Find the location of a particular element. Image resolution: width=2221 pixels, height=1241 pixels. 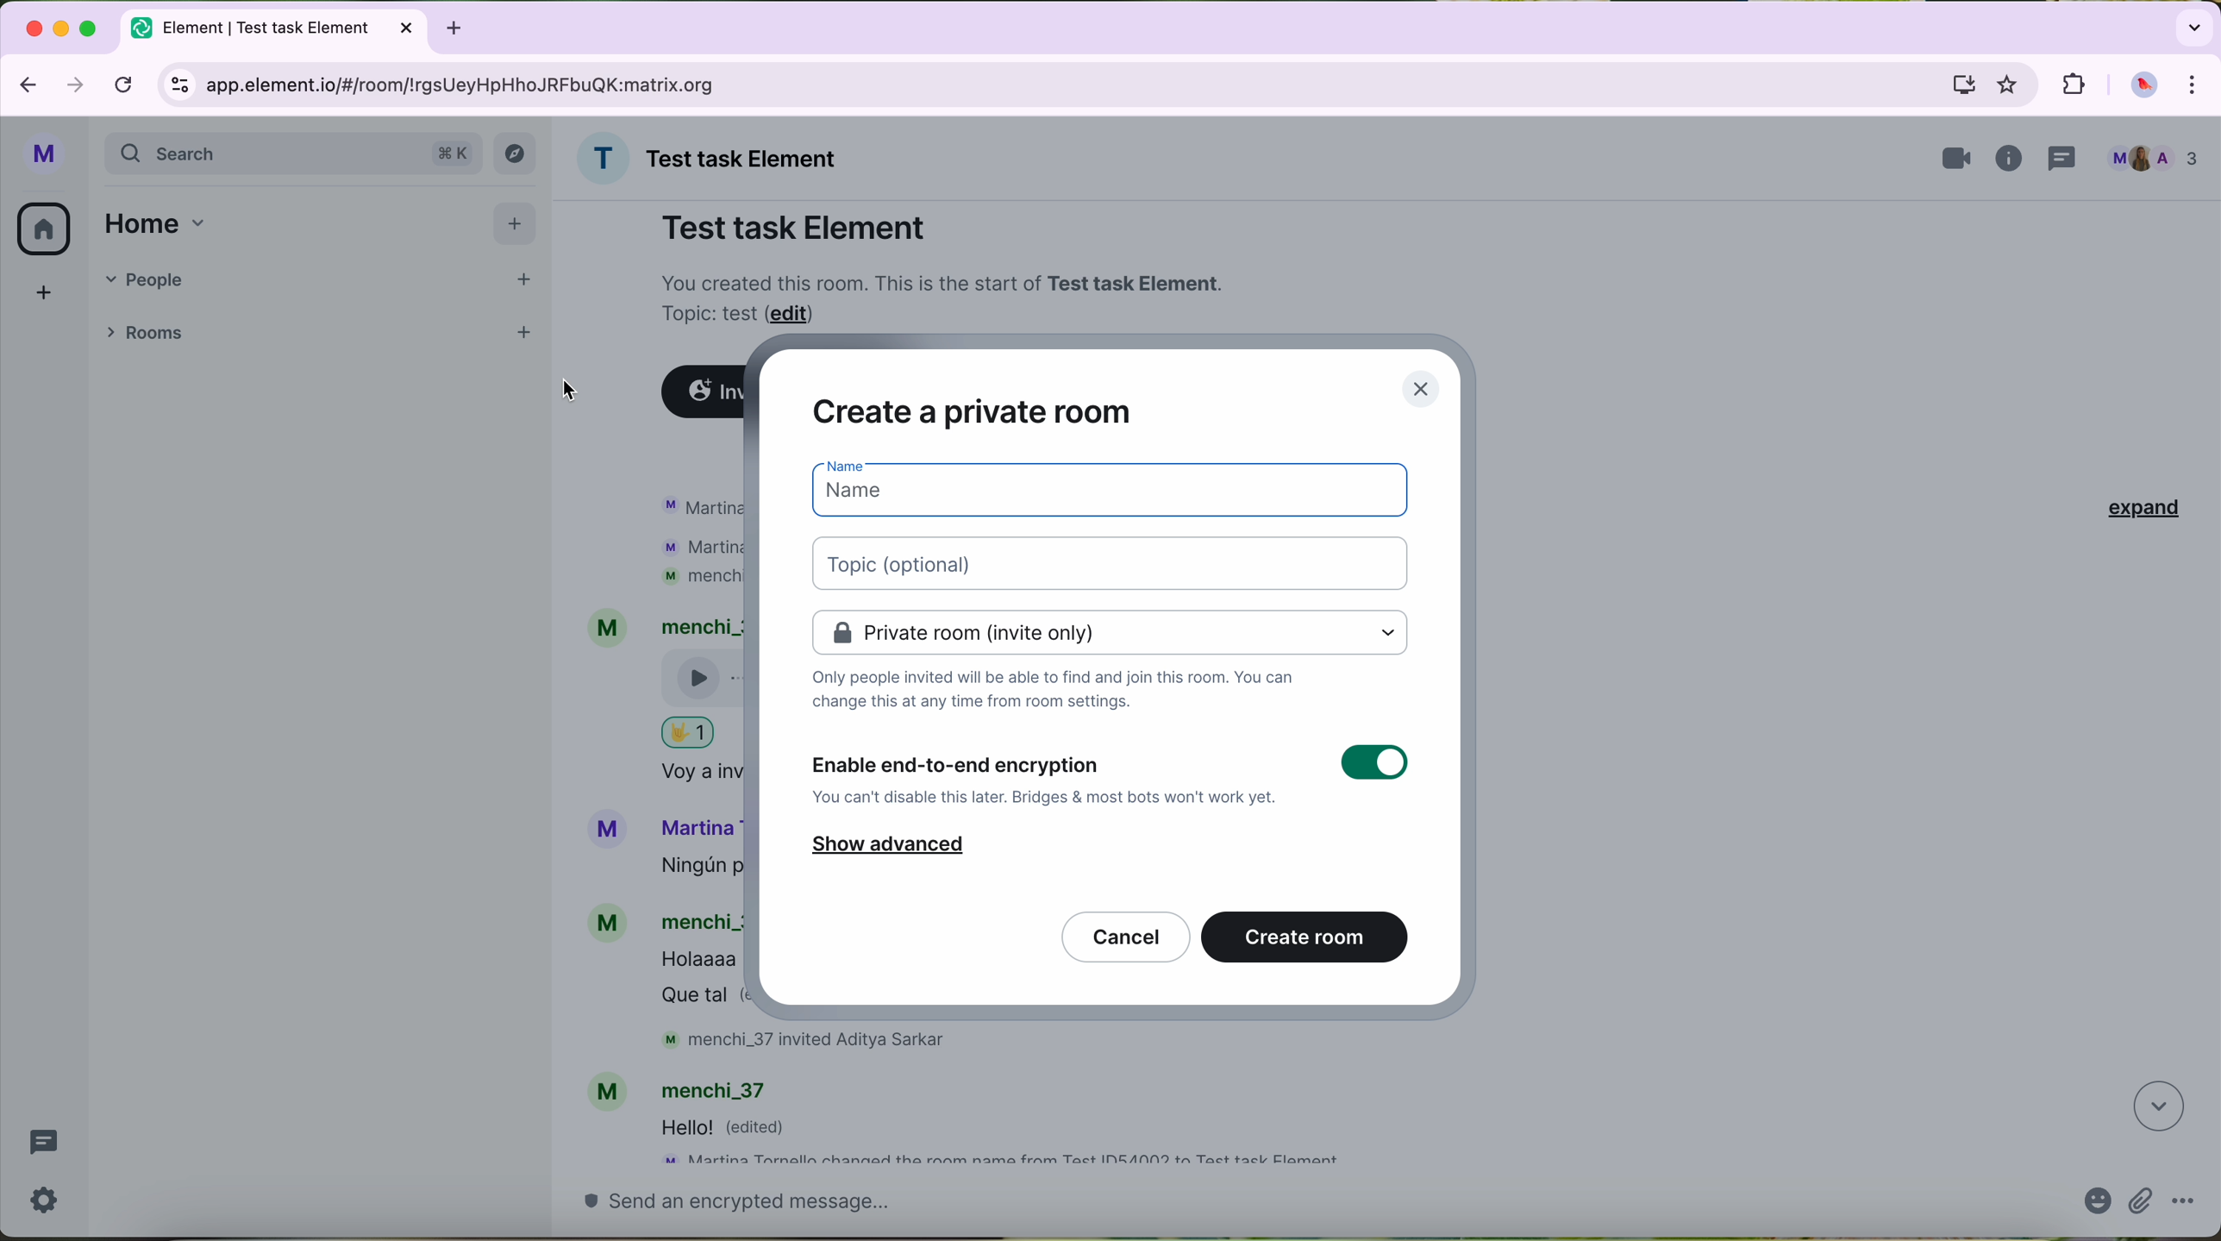

people is located at coordinates (2153, 158).